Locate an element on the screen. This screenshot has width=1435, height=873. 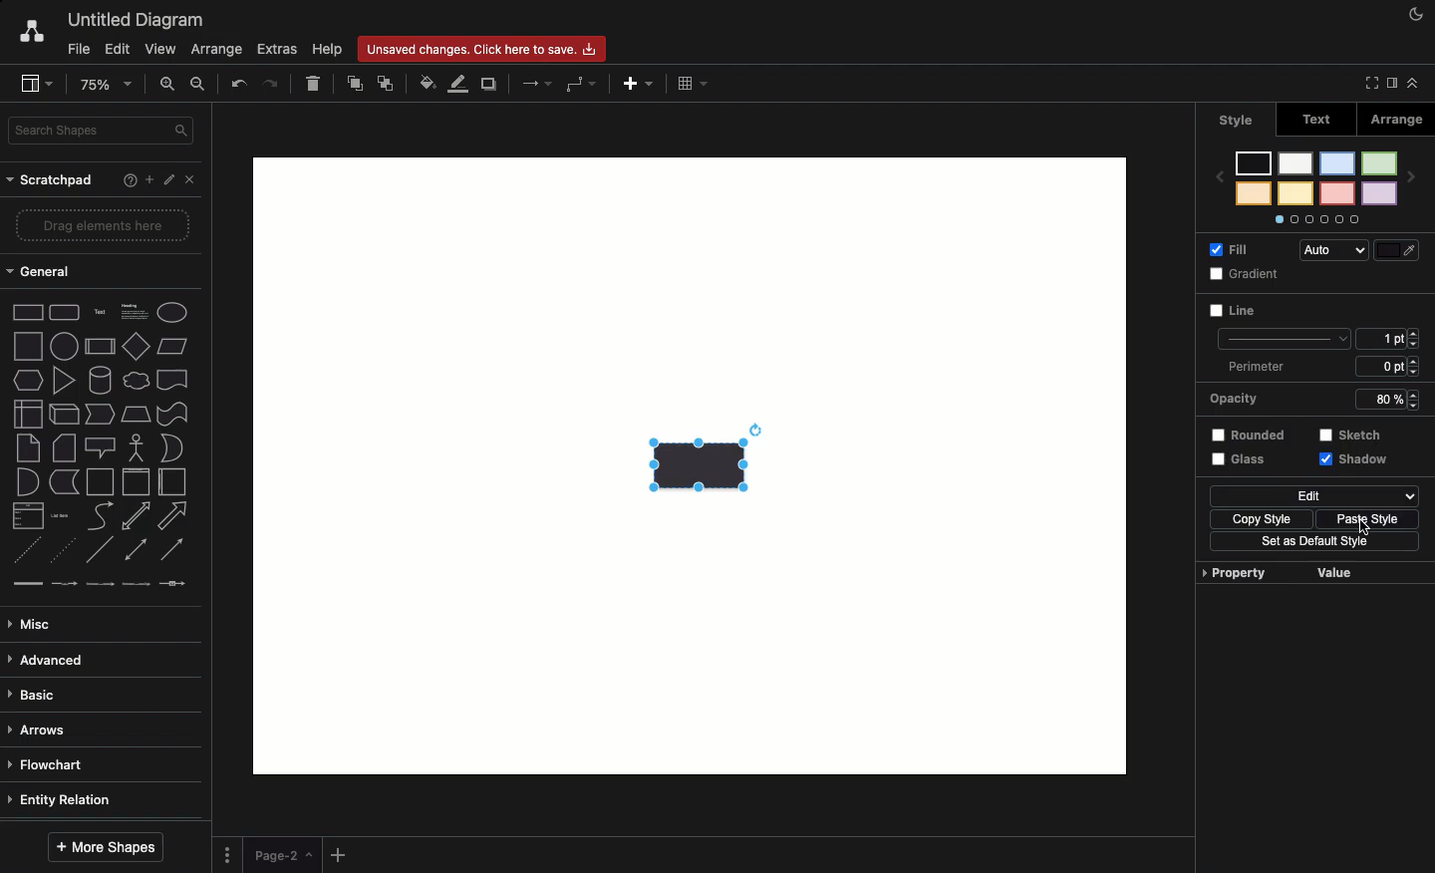
Unsaved is located at coordinates (482, 51).